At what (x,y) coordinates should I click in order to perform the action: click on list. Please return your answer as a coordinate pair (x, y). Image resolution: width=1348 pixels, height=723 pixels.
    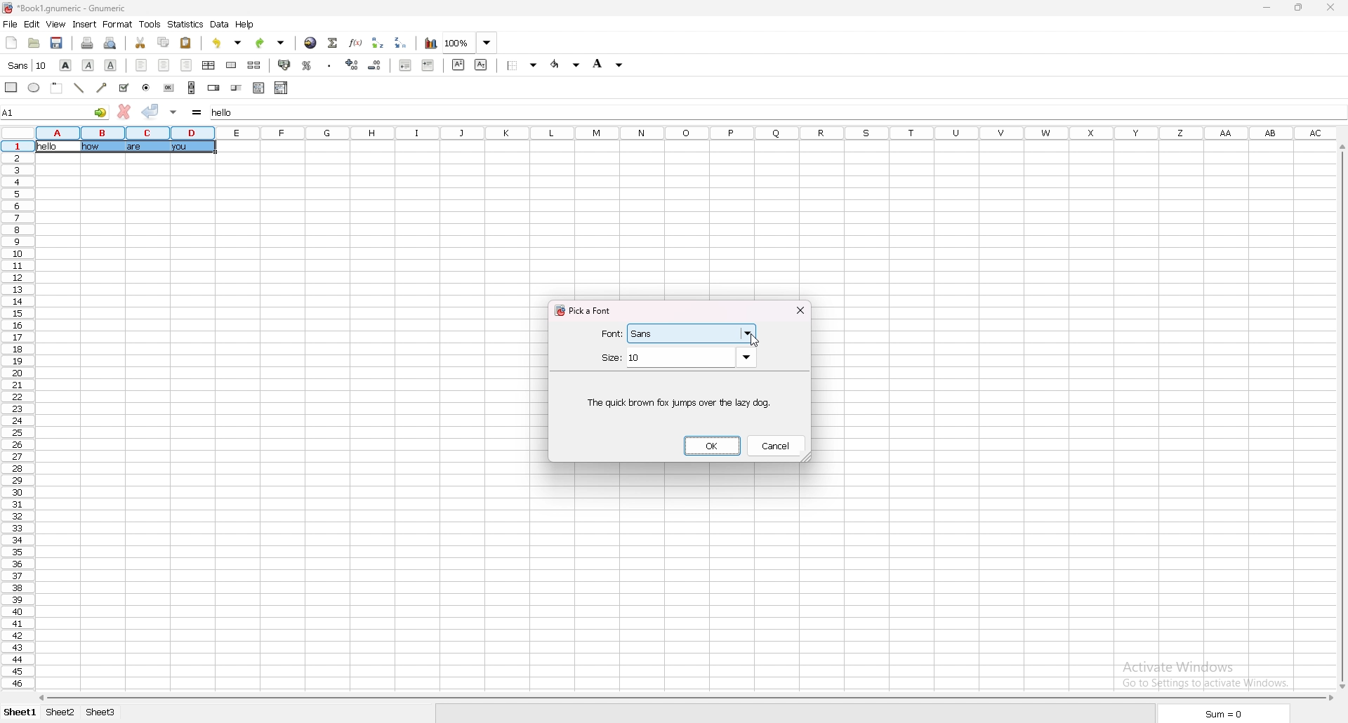
    Looking at the image, I should click on (258, 88).